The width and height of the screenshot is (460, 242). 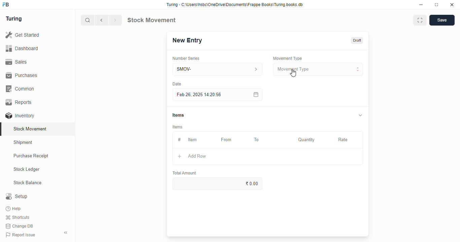 I want to click on Turing - C:\Users\nsbc\OneDrive\Documents\Frappe Books\Turing books.db, so click(x=235, y=5).